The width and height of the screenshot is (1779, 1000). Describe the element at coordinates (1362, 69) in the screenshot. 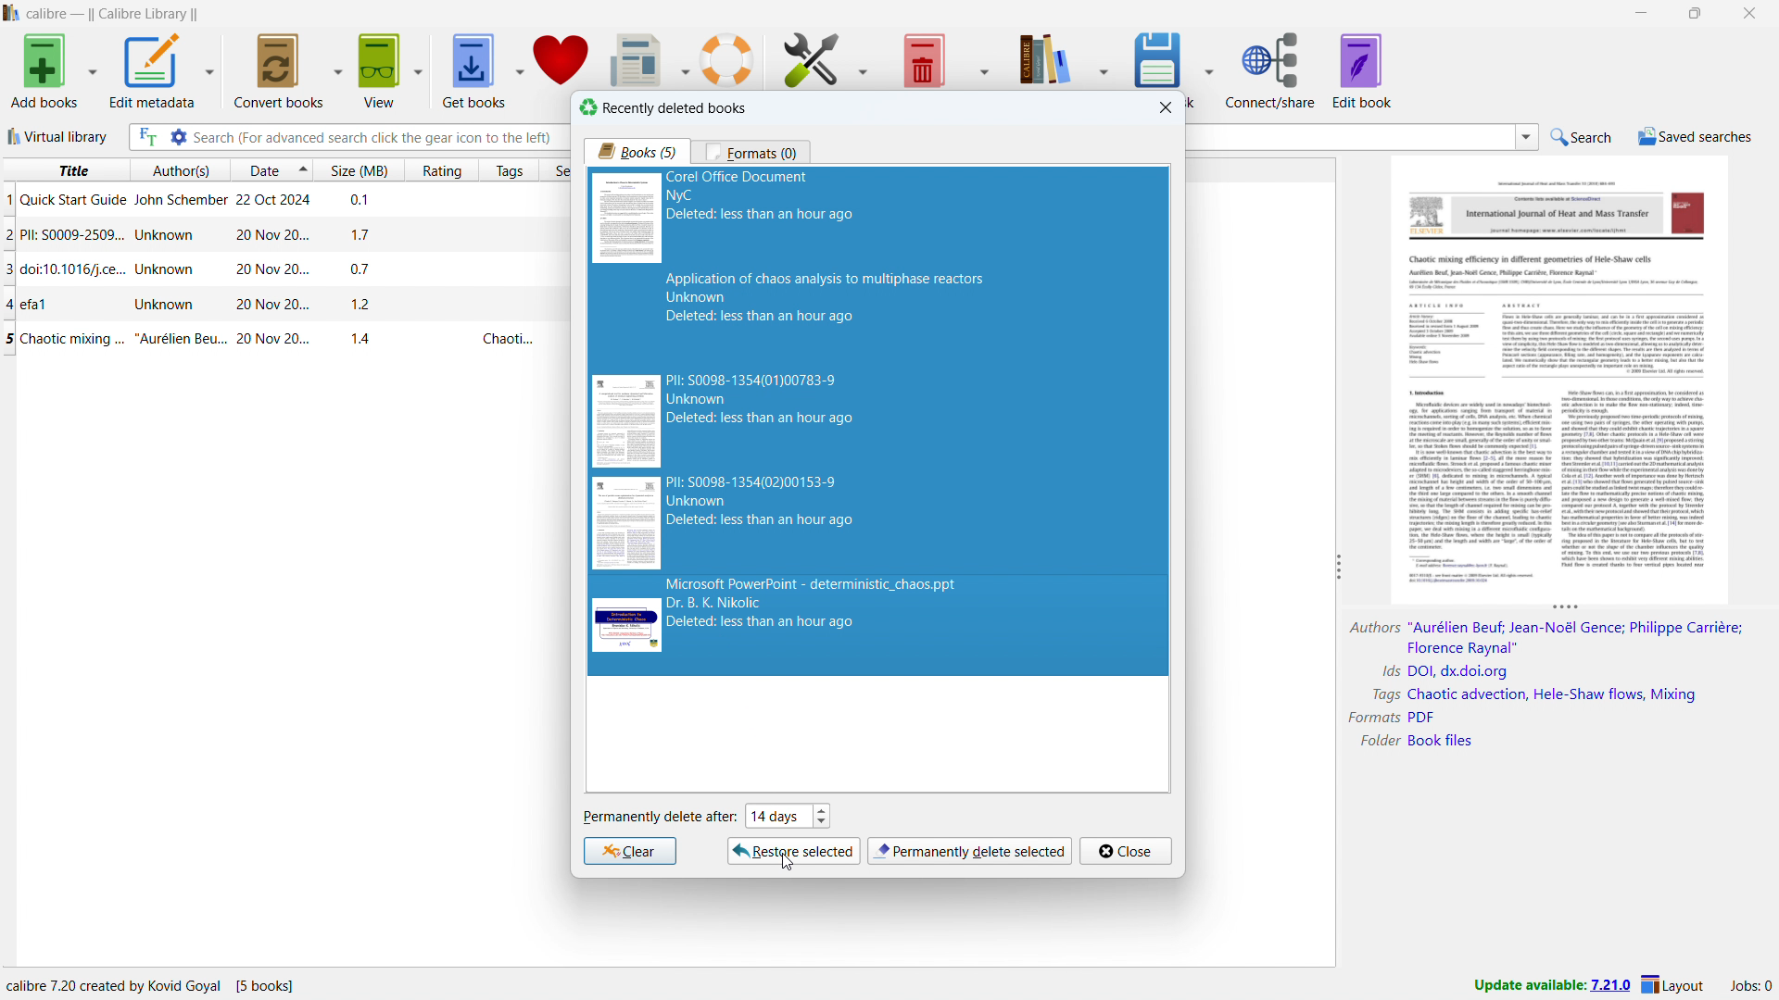

I see `edit book` at that location.